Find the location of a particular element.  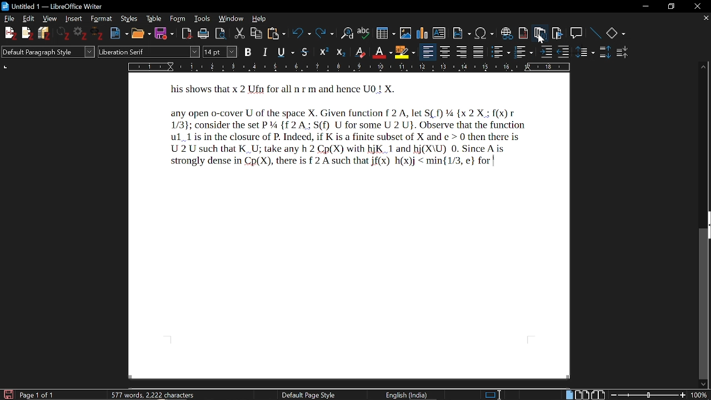

Highlight is located at coordinates (407, 52).